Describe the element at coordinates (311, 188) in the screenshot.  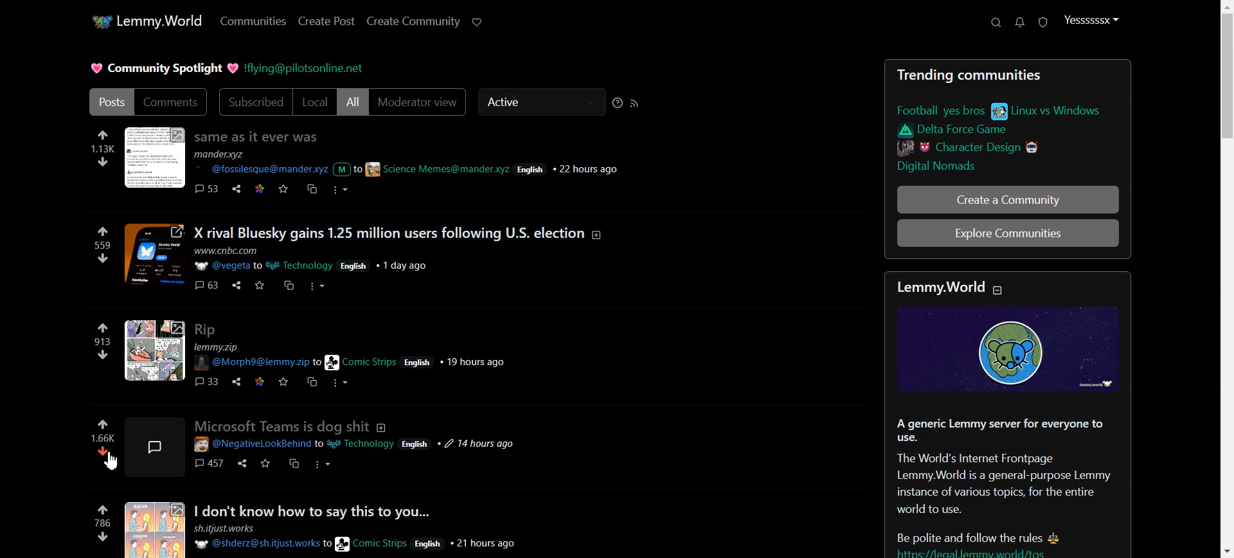
I see `cs` at that location.